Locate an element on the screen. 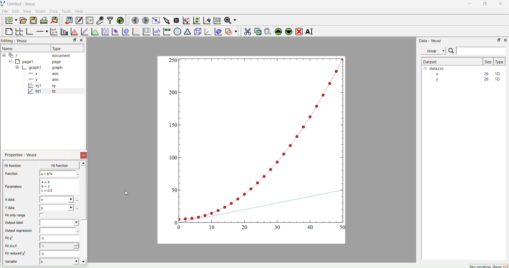  Fit x^2 is located at coordinates (12, 238).